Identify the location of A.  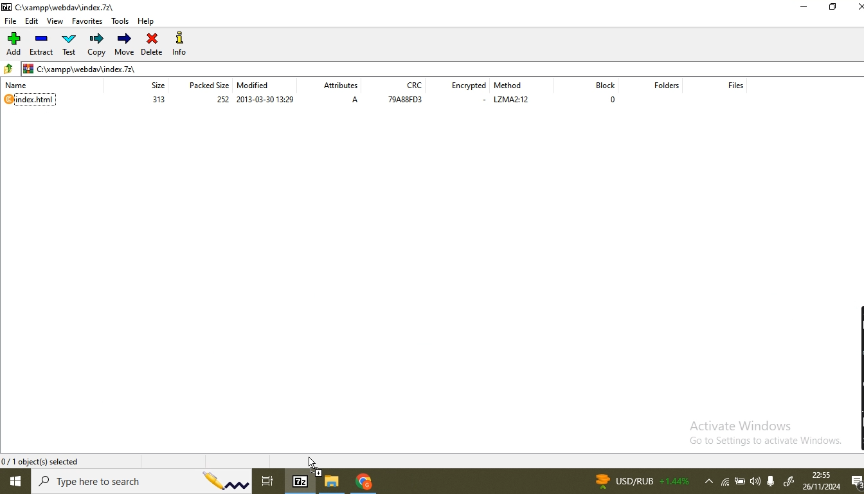
(355, 102).